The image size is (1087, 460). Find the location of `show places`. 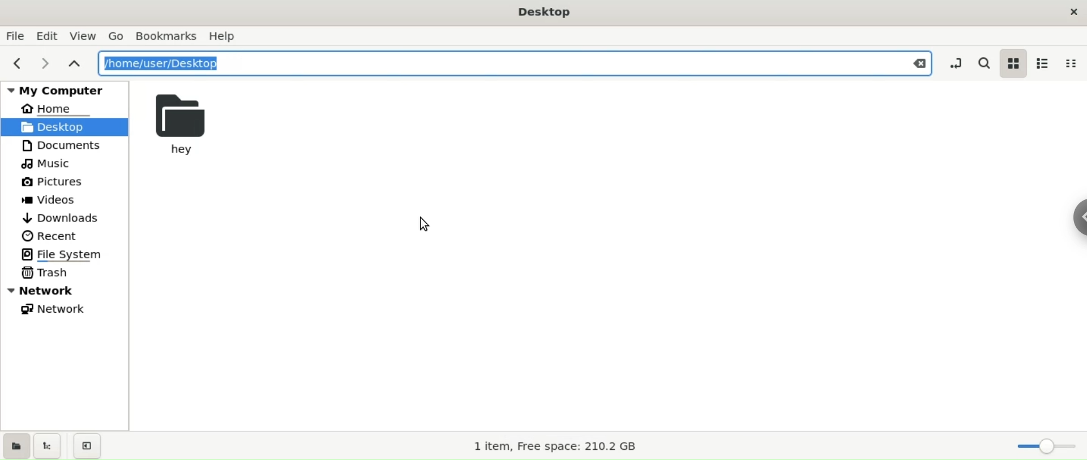

show places is located at coordinates (17, 447).